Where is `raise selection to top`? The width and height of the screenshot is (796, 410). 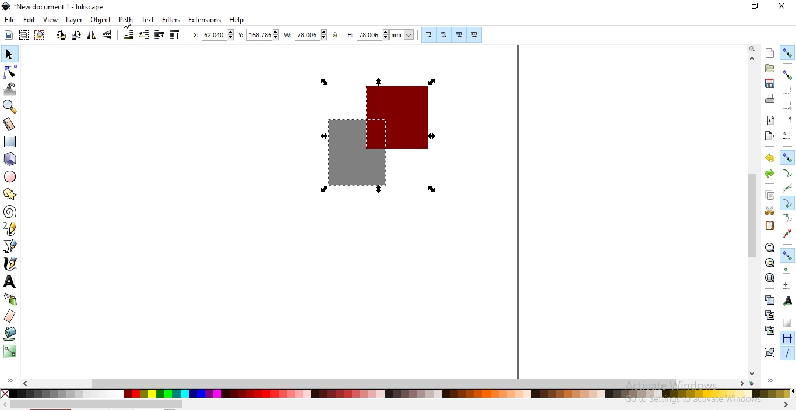
raise selection to top is located at coordinates (175, 36).